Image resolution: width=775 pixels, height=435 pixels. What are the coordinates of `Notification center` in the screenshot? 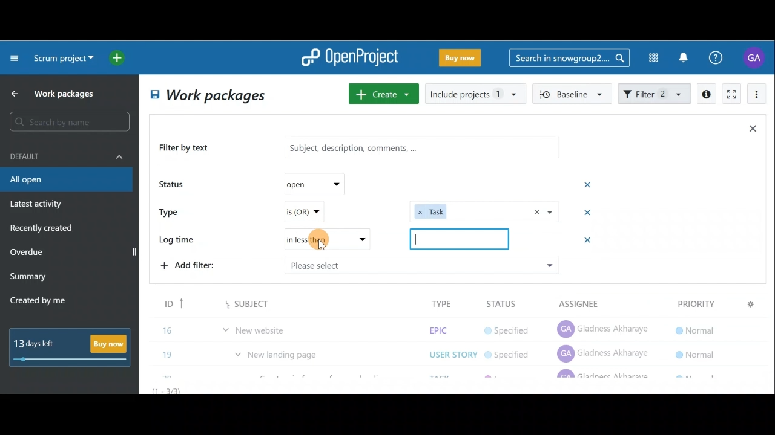 It's located at (685, 56).